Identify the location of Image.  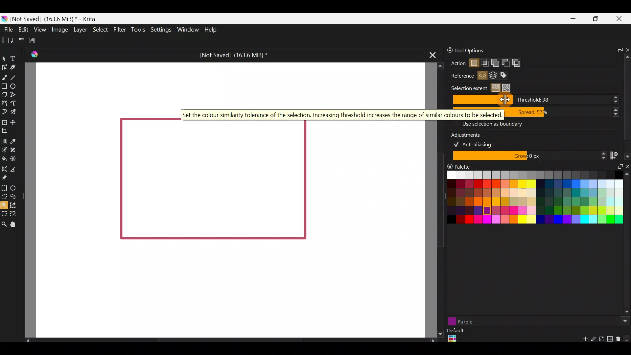
(60, 30).